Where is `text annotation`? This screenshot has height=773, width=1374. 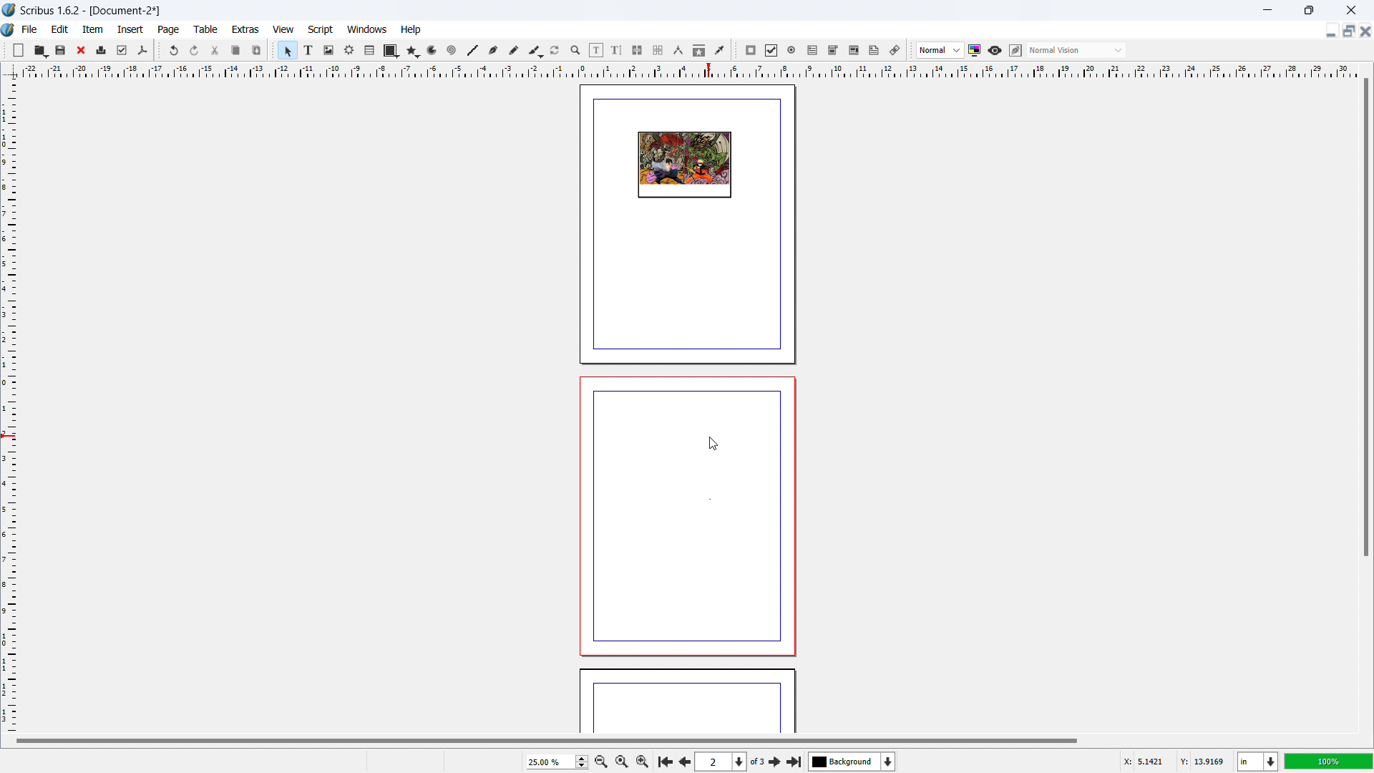 text annotation is located at coordinates (874, 51).